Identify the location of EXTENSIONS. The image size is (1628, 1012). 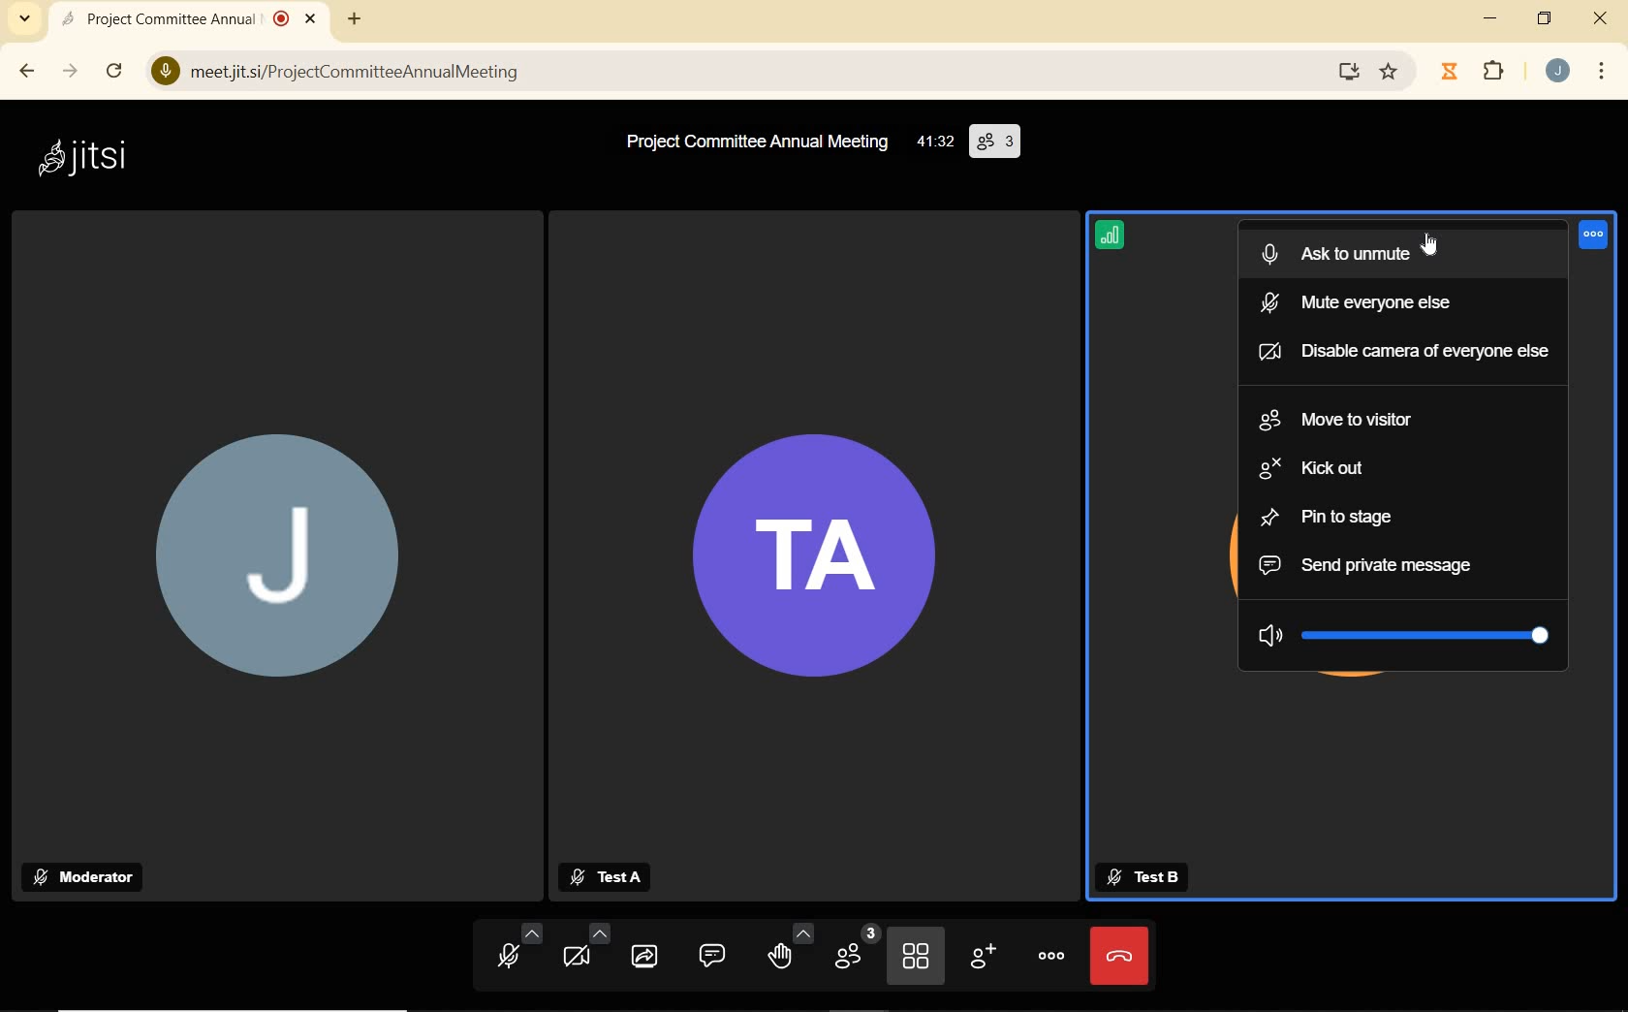
(1496, 73).